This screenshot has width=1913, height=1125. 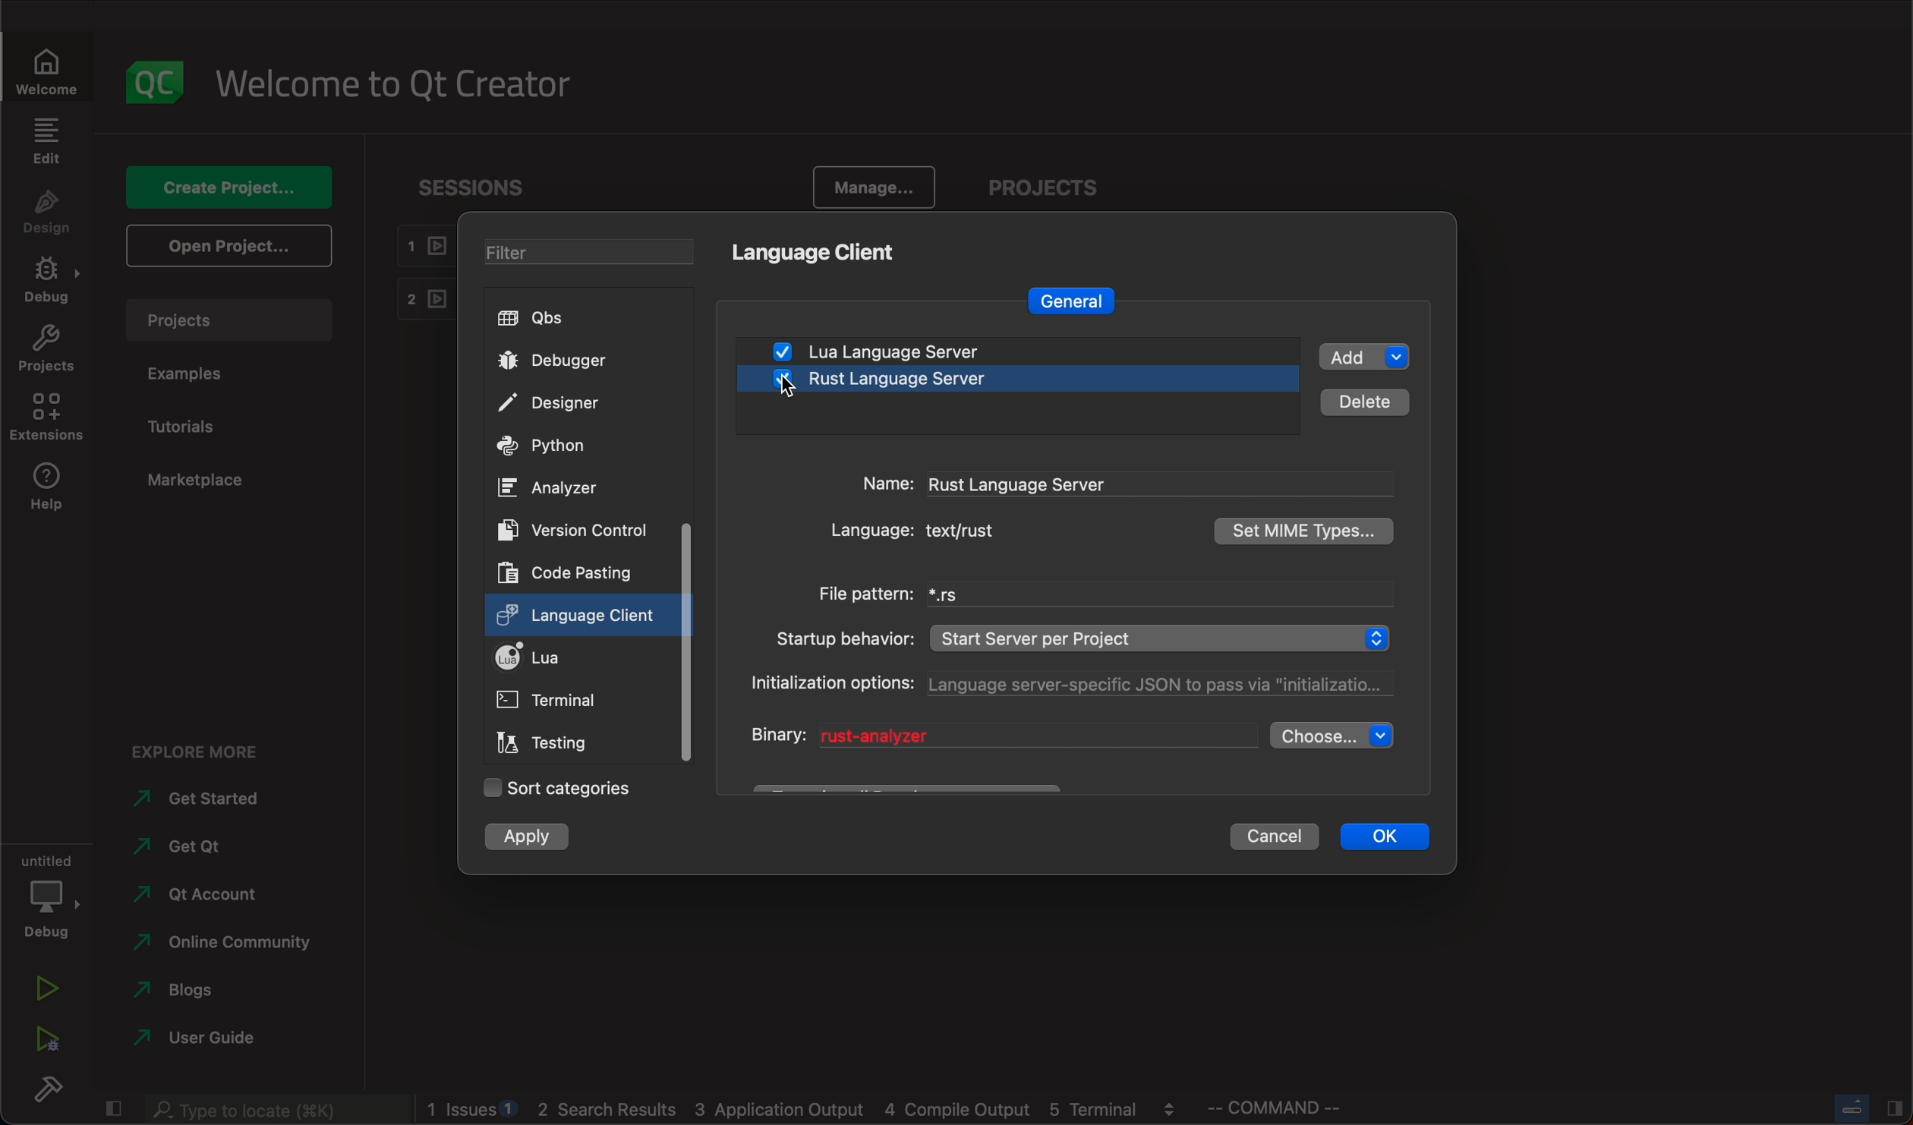 What do you see at coordinates (805, 1111) in the screenshot?
I see `logs` at bounding box center [805, 1111].